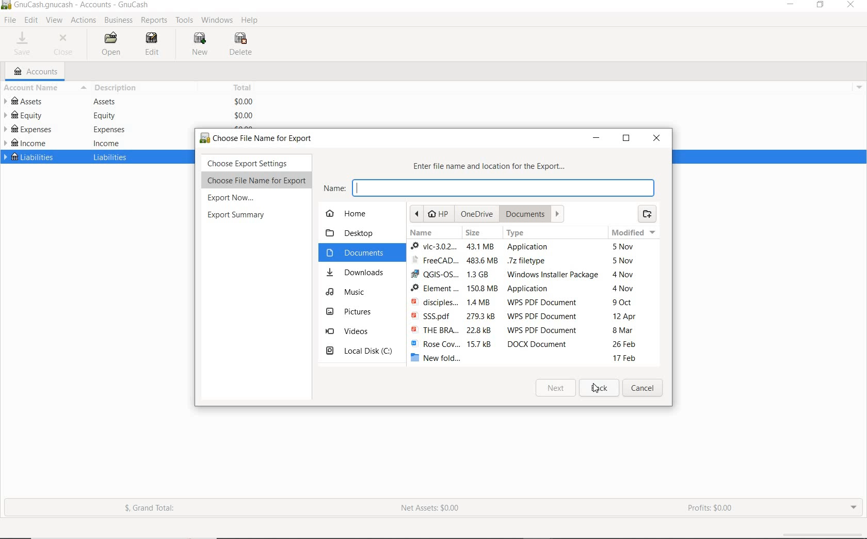  What do you see at coordinates (216, 21) in the screenshot?
I see `WINDOWS` at bounding box center [216, 21].